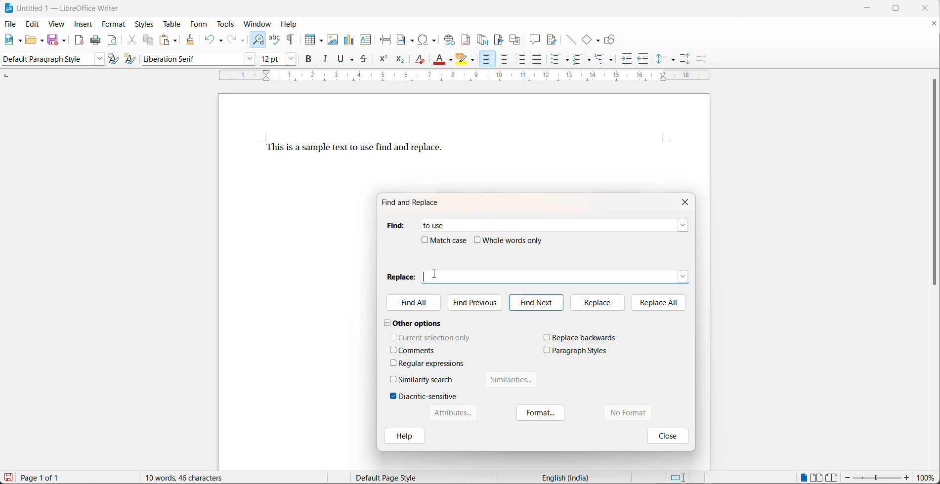  I want to click on file, so click(11, 23).